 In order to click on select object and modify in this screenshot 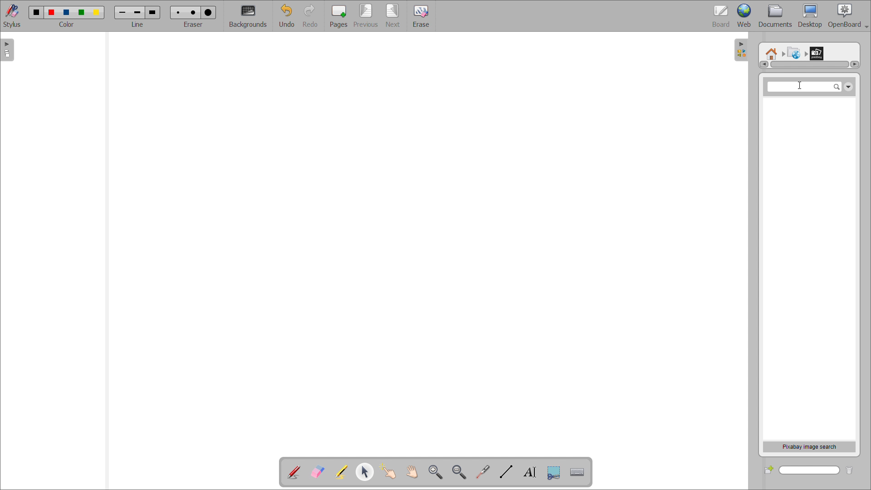, I will do `click(365, 471)`.